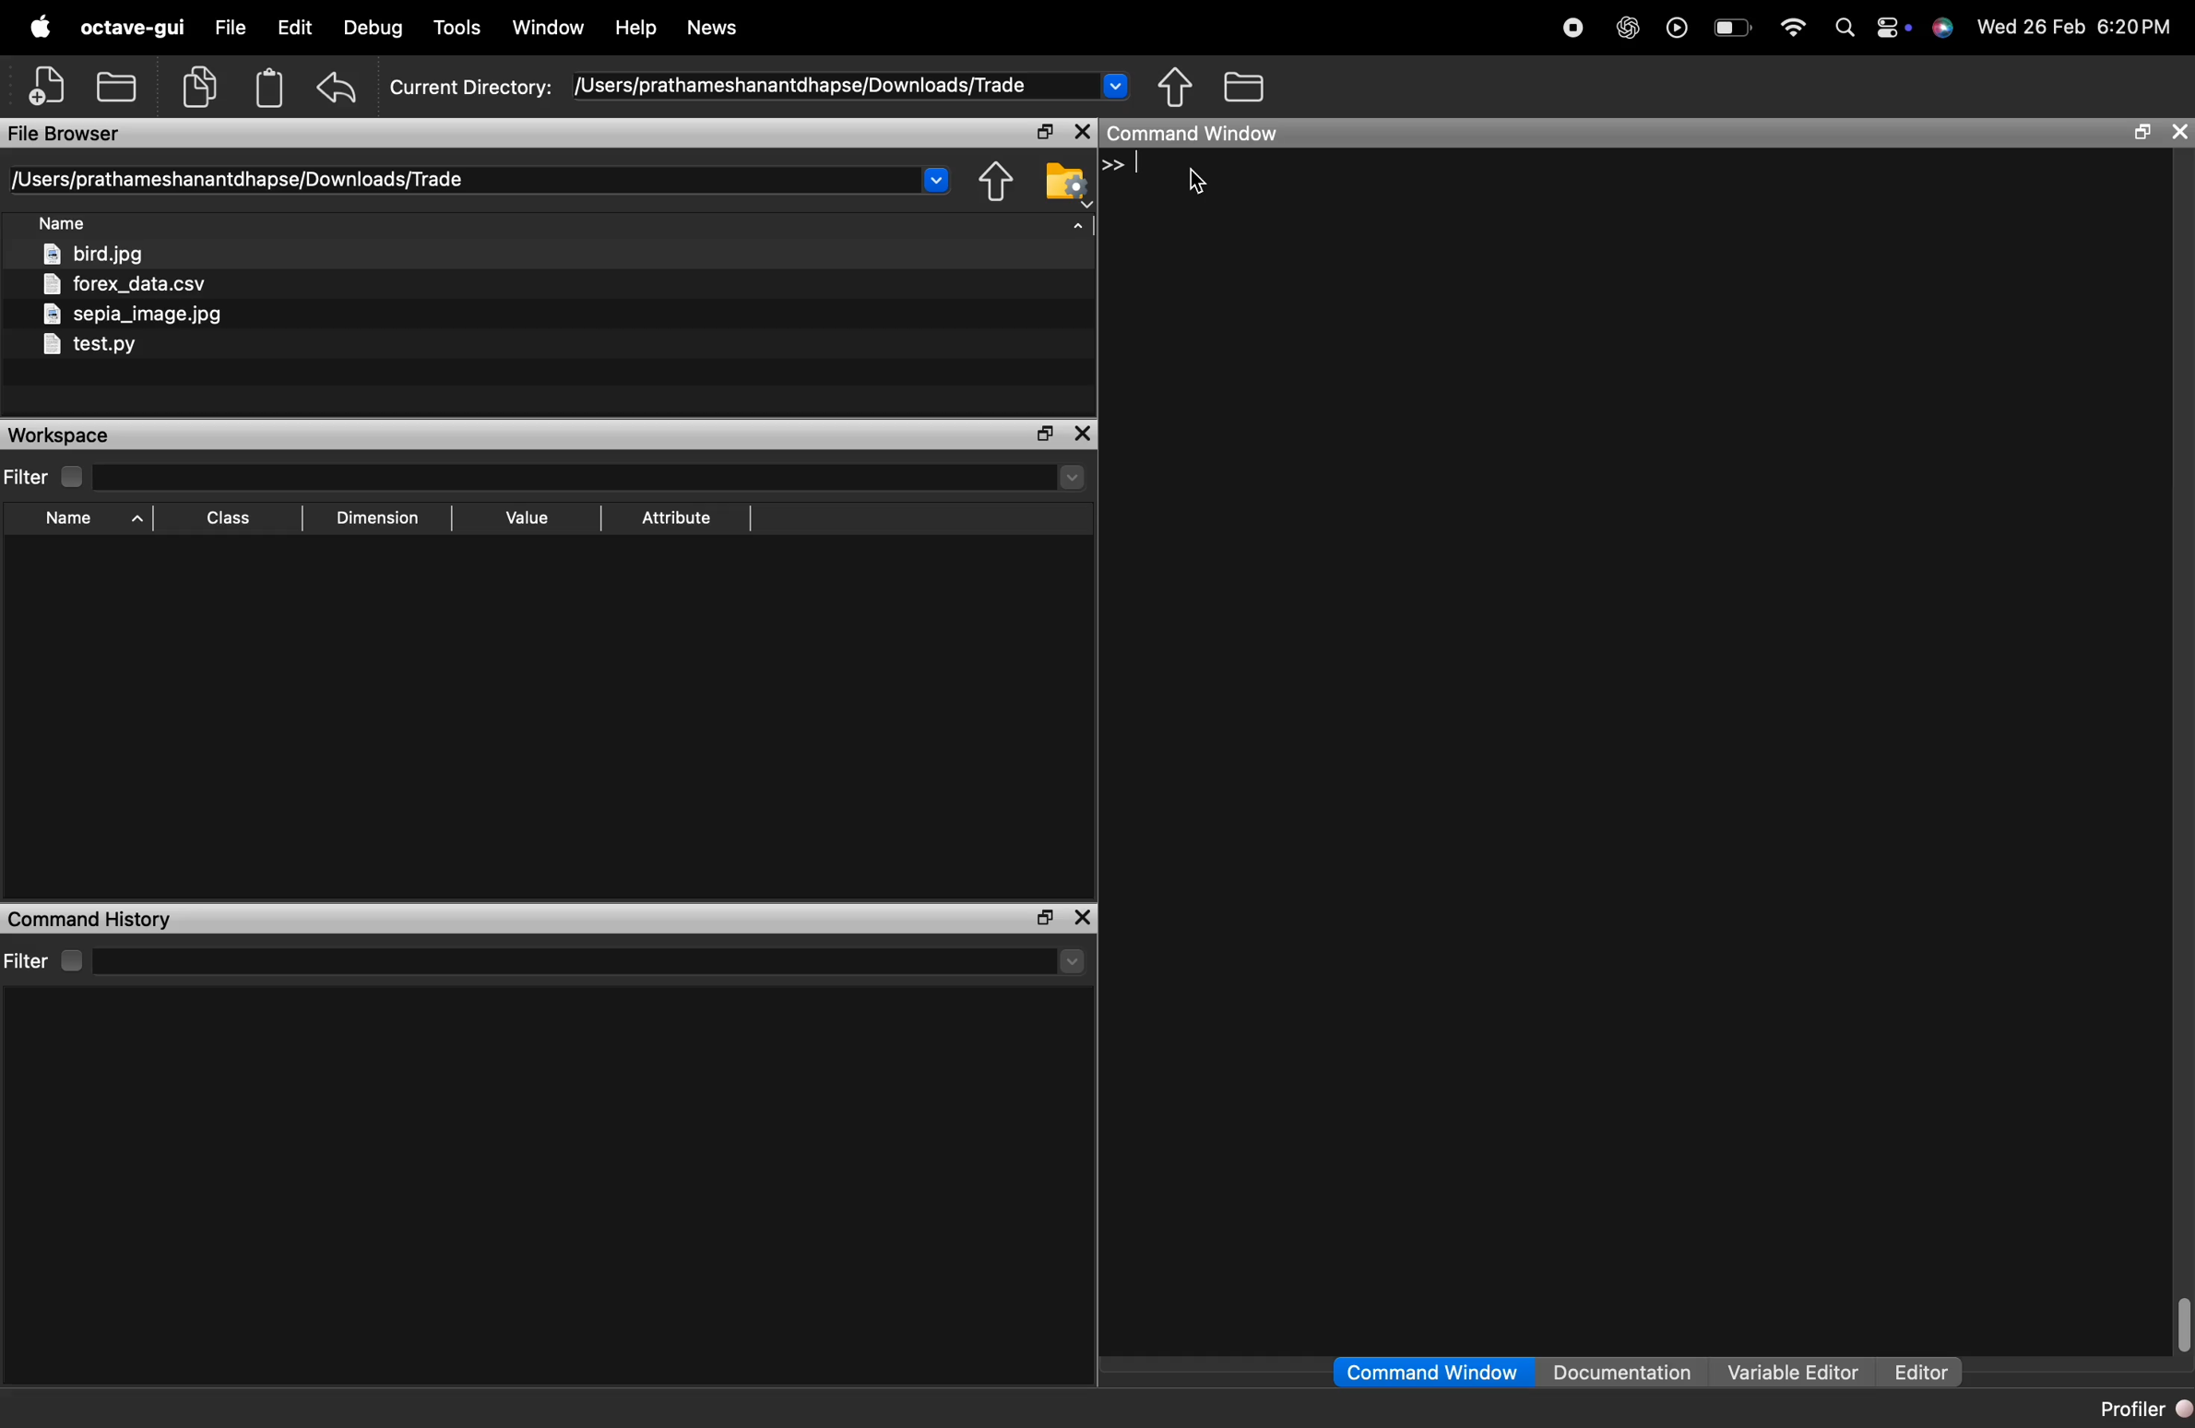 This screenshot has width=2195, height=1428. I want to click on Window, so click(548, 27).